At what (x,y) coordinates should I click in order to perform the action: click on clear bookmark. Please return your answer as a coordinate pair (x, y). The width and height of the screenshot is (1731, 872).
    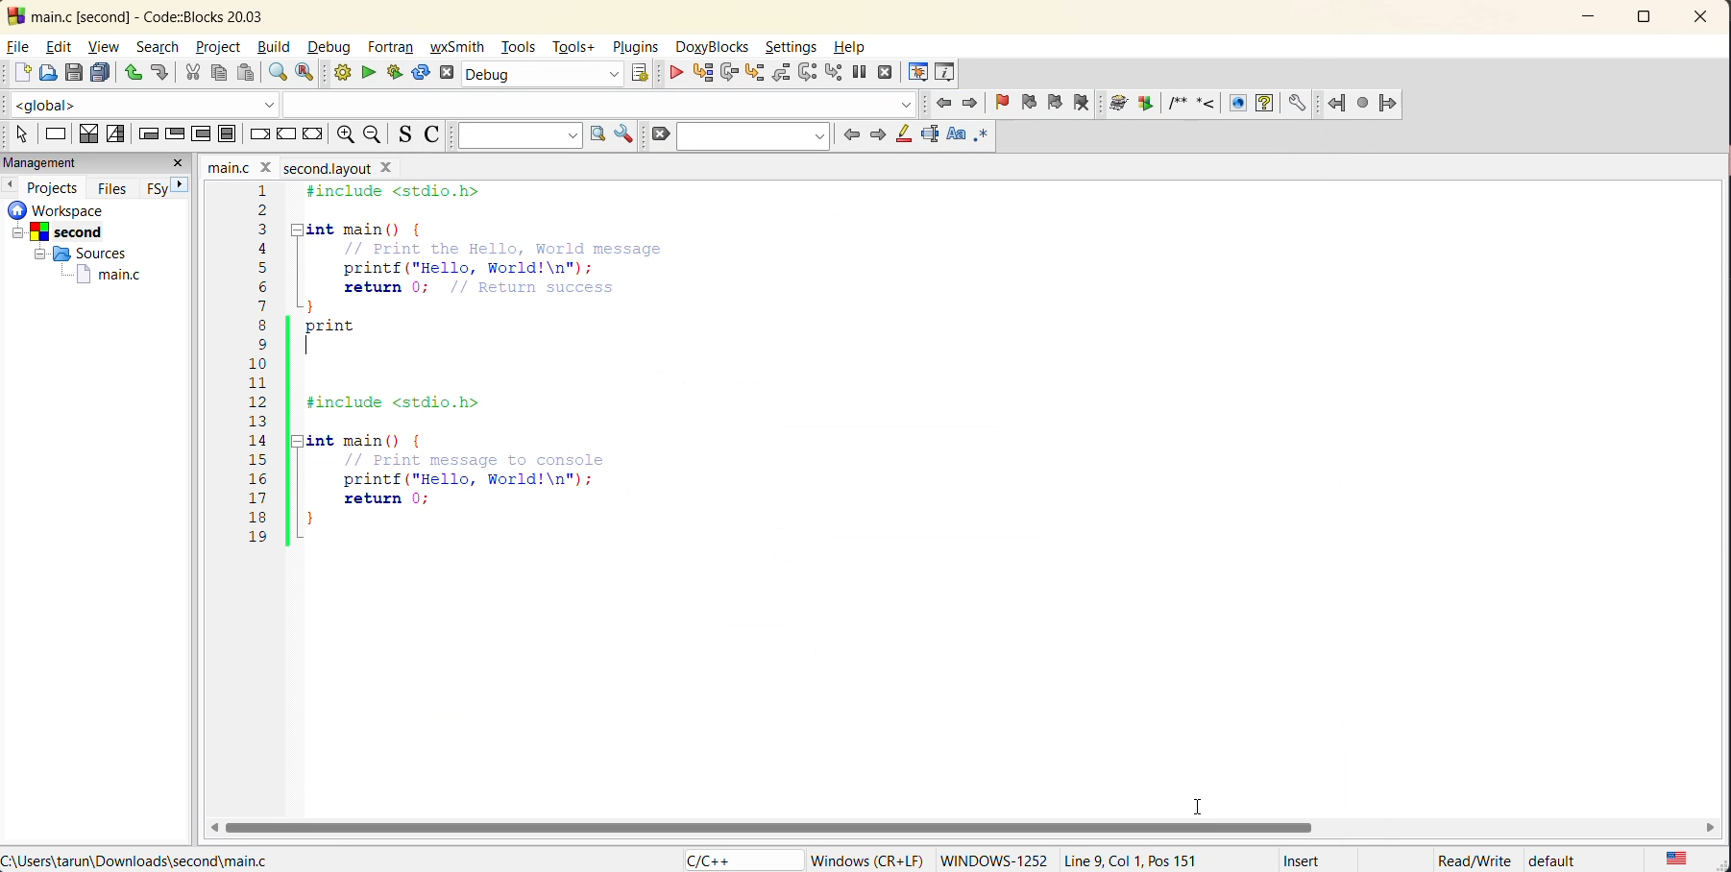
    Looking at the image, I should click on (1086, 106).